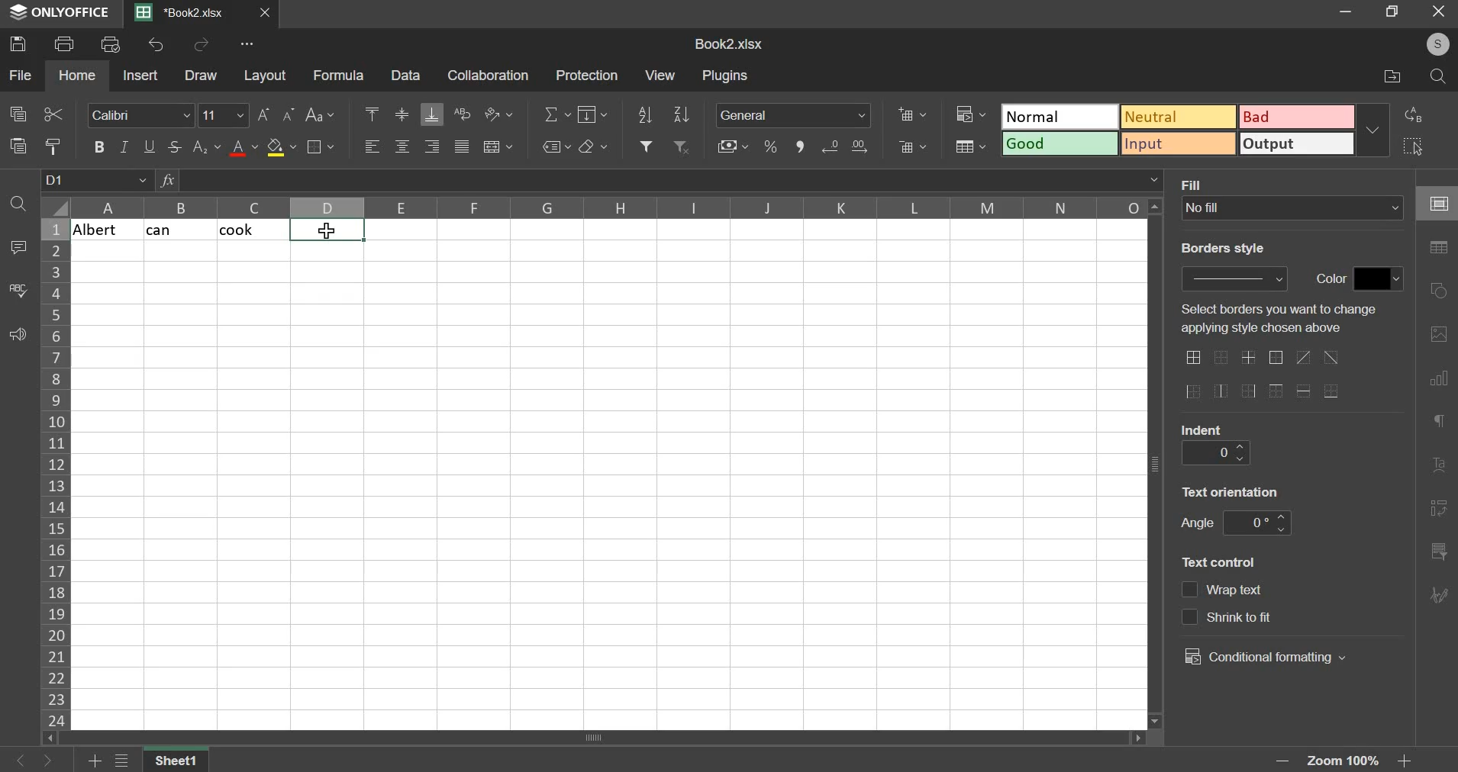  I want to click on spreadsheet name, so click(728, 44).